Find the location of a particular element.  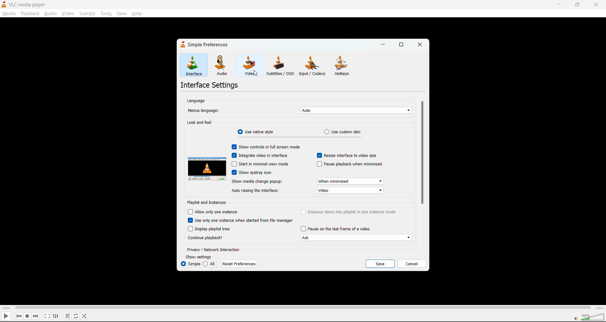

audio is located at coordinates (223, 65).